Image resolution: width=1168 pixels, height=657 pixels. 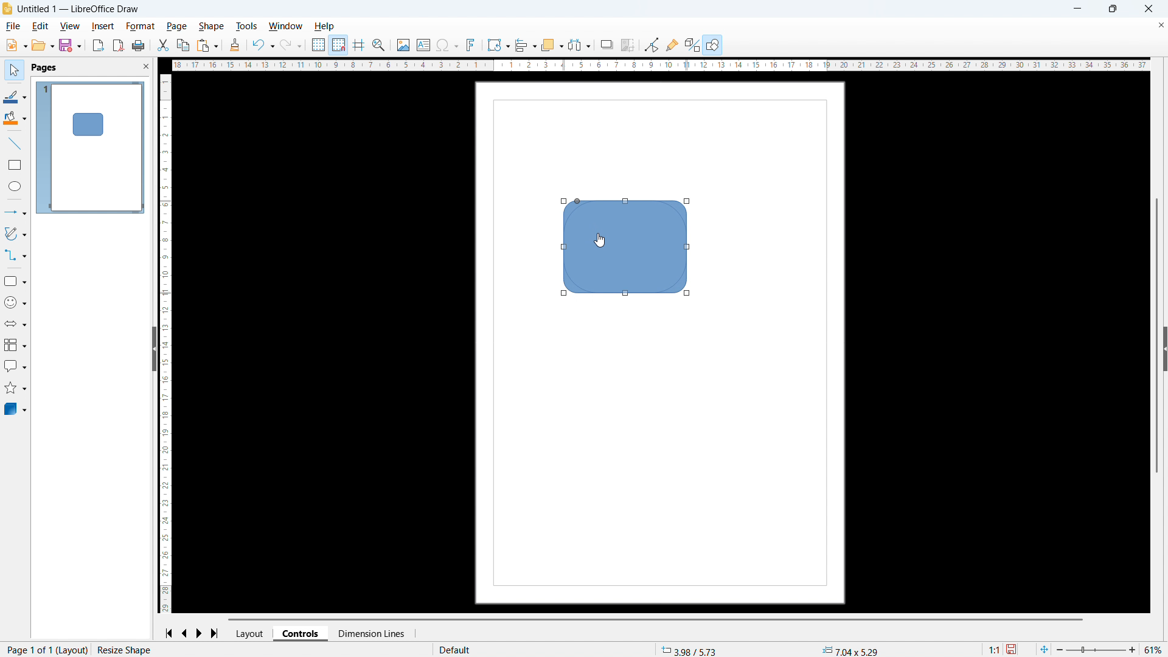 I want to click on Close document , so click(x=1160, y=26).